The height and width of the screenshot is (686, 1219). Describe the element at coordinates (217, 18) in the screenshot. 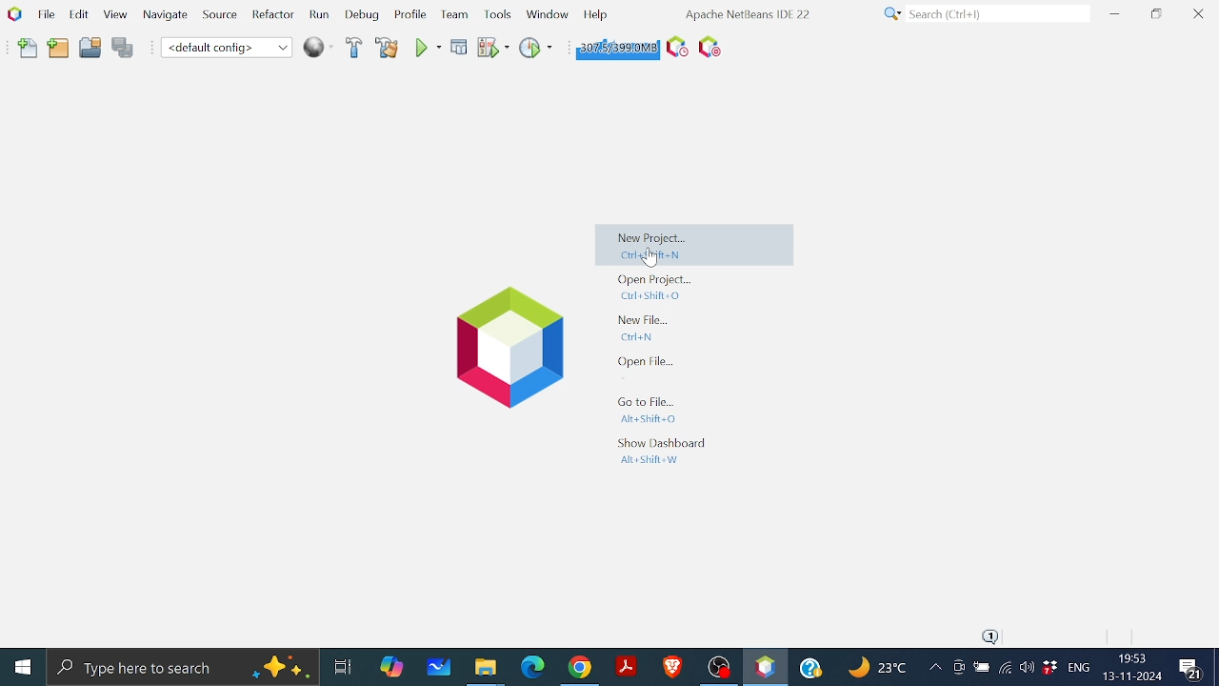

I see `Source` at that location.